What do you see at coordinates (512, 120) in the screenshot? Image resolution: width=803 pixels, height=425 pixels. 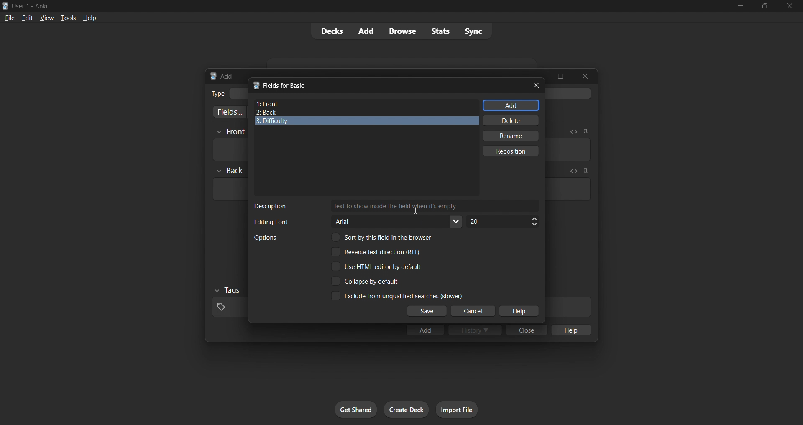 I see `delete` at bounding box center [512, 120].